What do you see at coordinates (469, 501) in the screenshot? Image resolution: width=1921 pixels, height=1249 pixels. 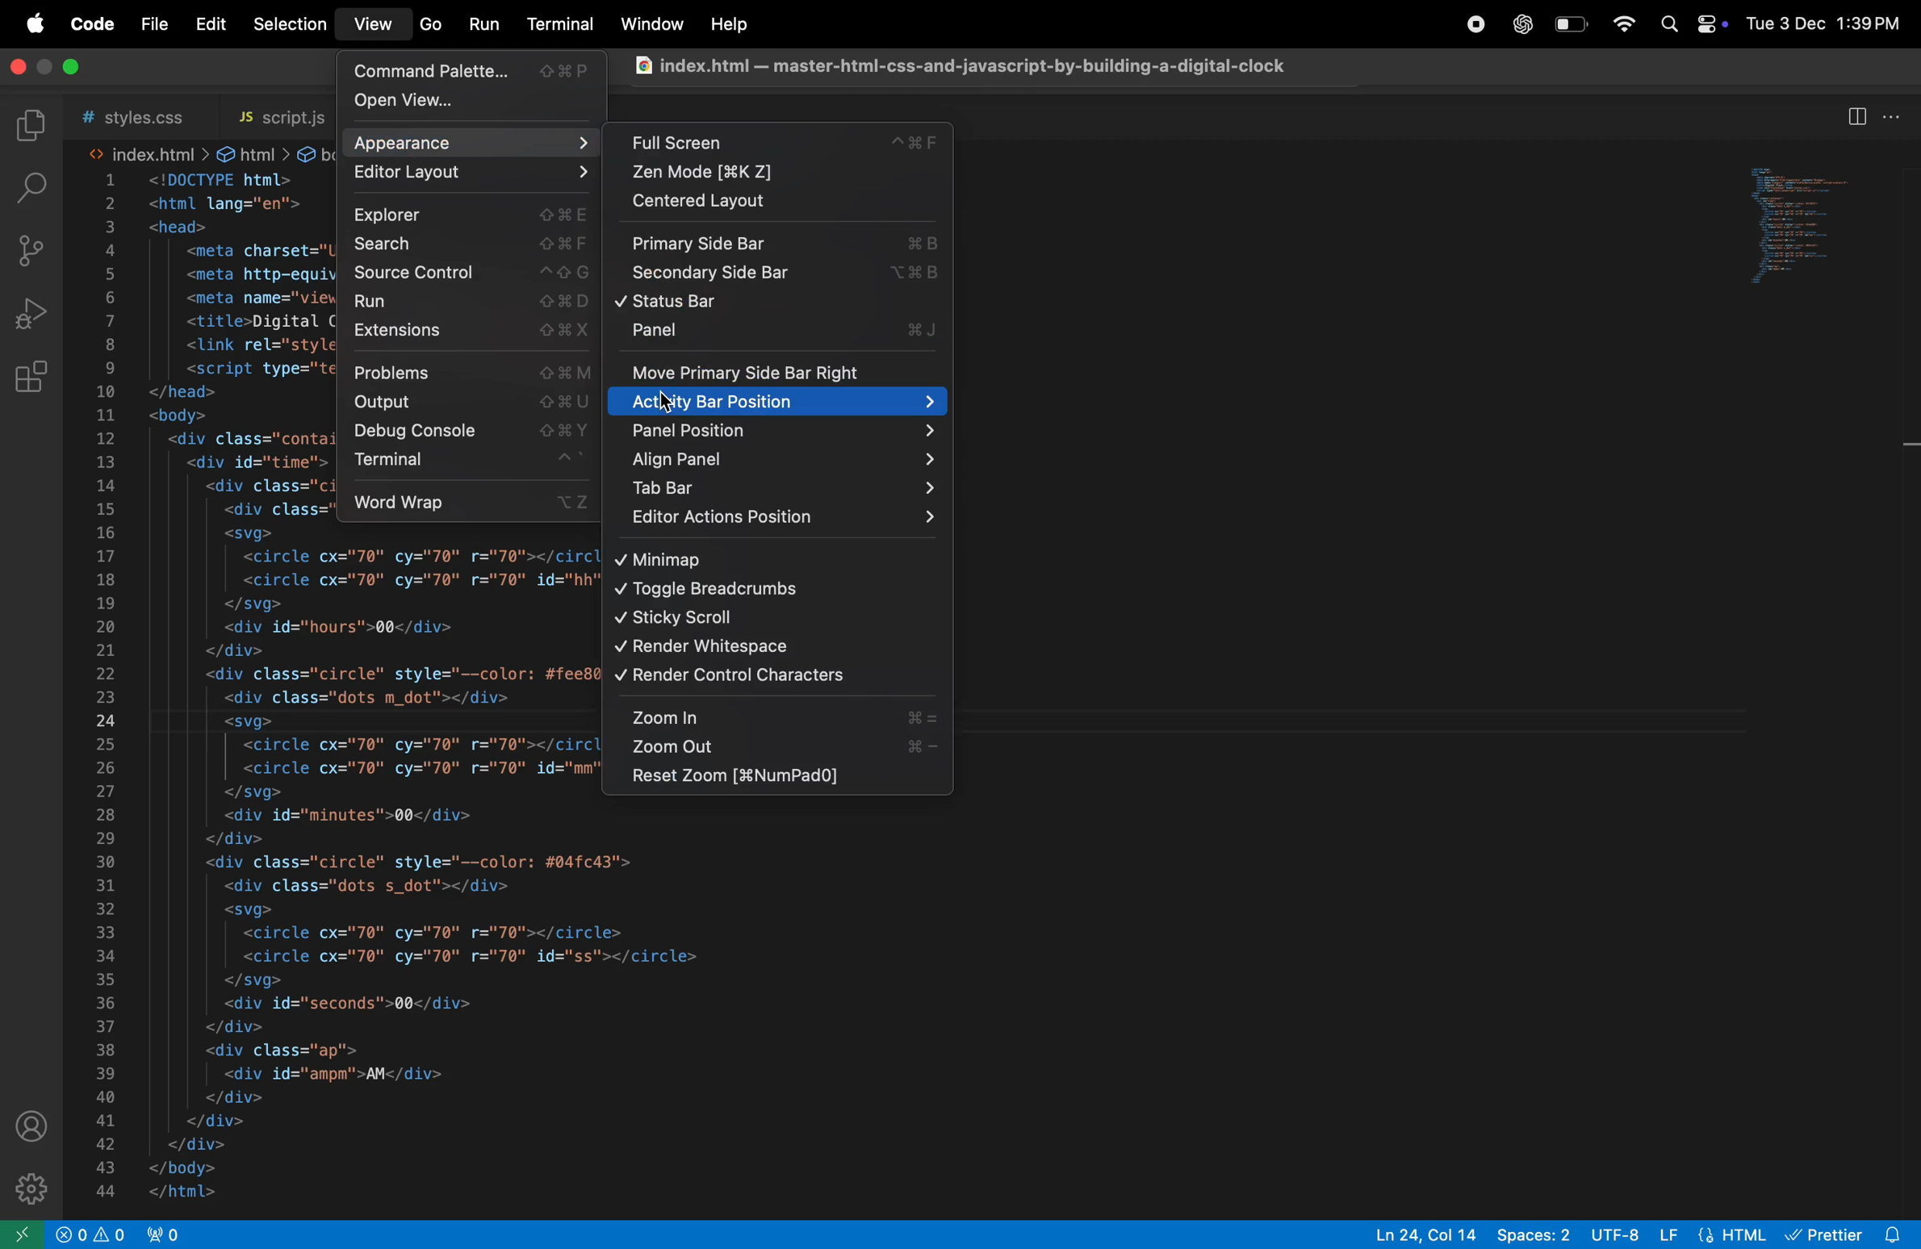 I see `word wrap` at bounding box center [469, 501].